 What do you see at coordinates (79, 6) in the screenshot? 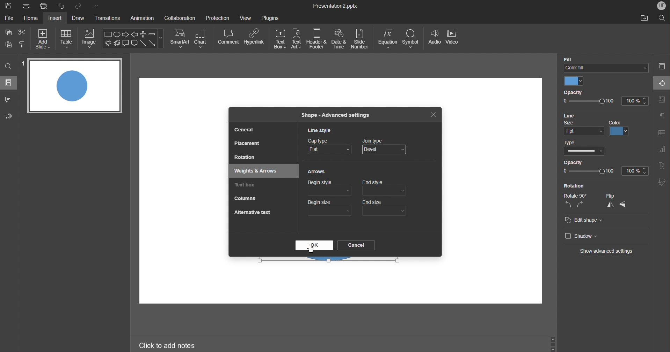
I see `Redo` at bounding box center [79, 6].